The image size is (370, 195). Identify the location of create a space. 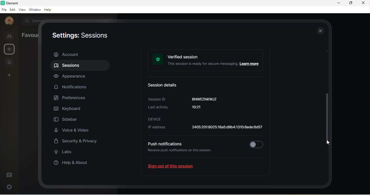
(10, 76).